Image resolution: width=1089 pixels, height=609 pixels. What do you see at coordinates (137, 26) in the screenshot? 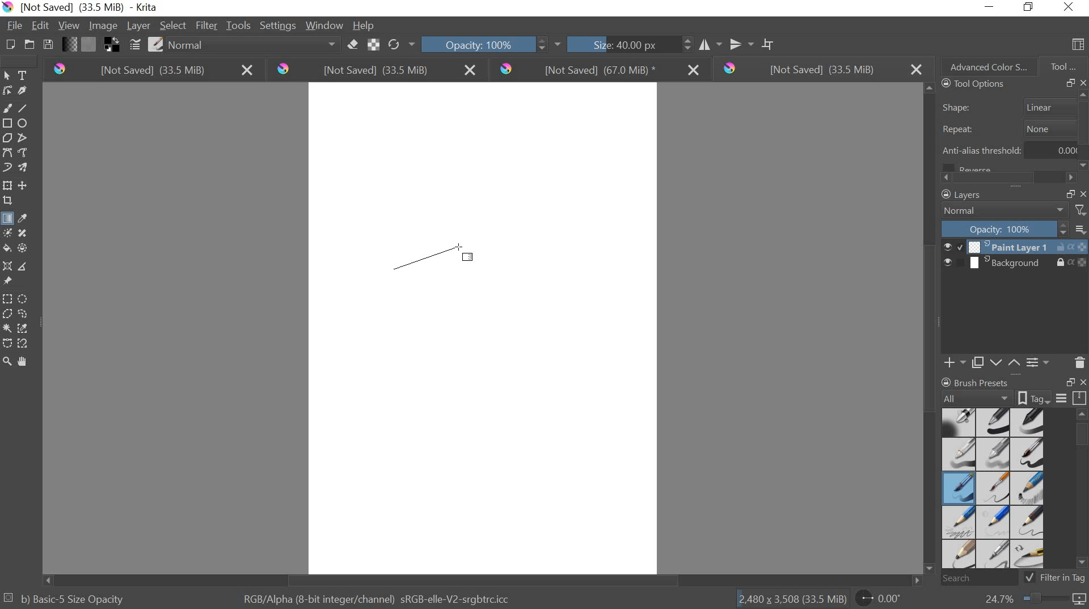
I see `LAYER` at bounding box center [137, 26].